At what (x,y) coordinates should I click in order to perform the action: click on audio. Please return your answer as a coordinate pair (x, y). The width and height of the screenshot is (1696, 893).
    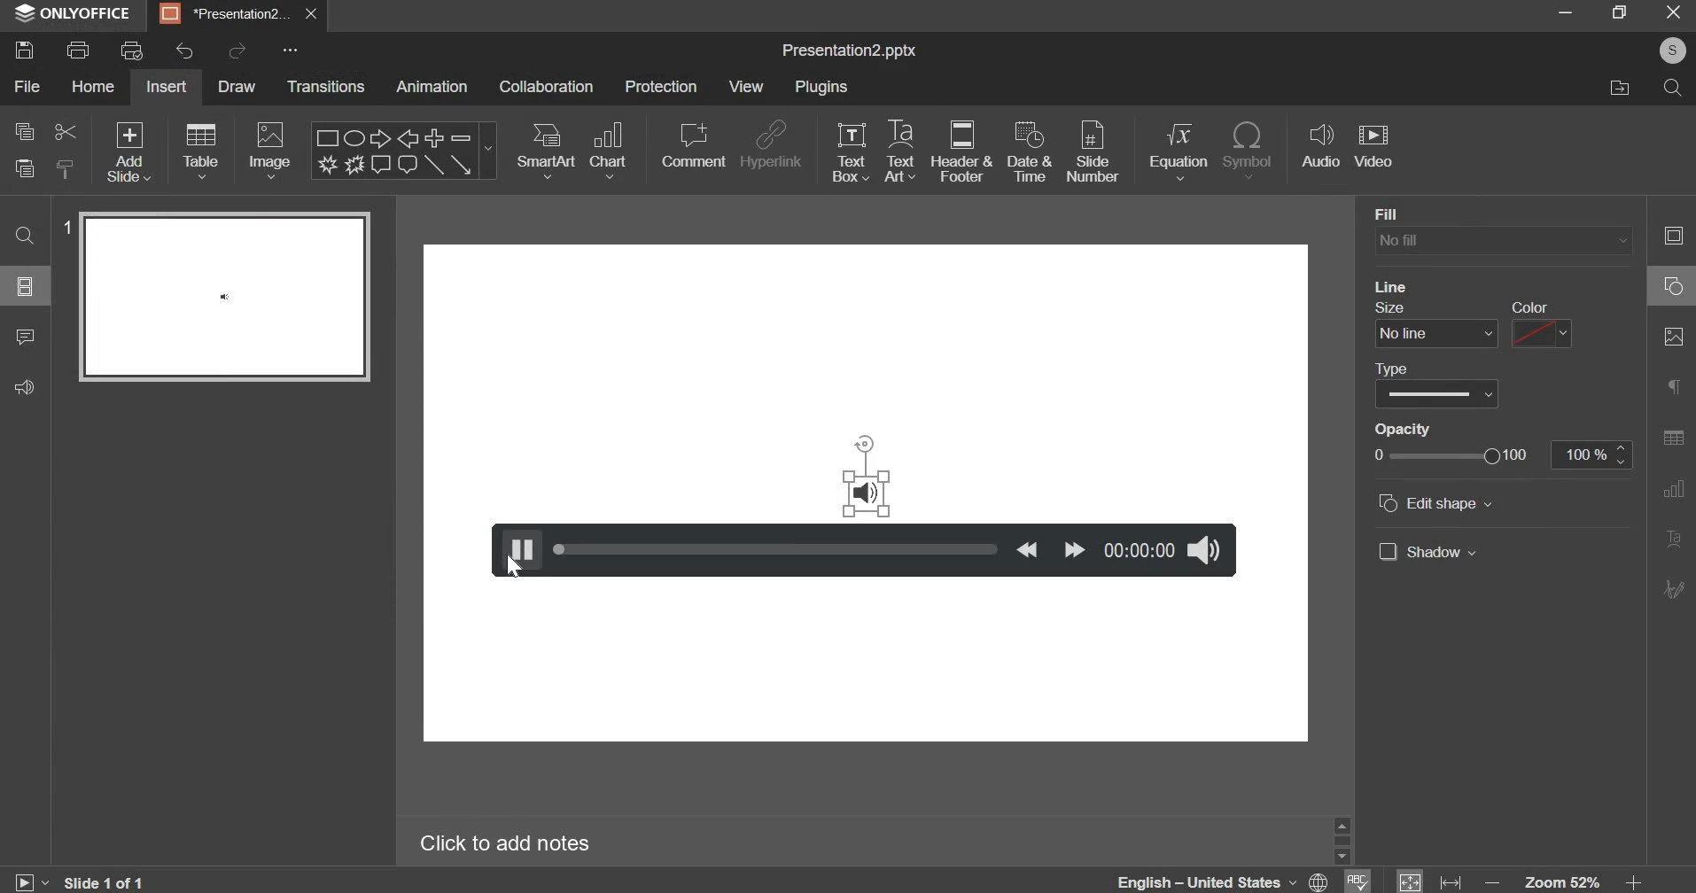
    Looking at the image, I should click on (867, 493).